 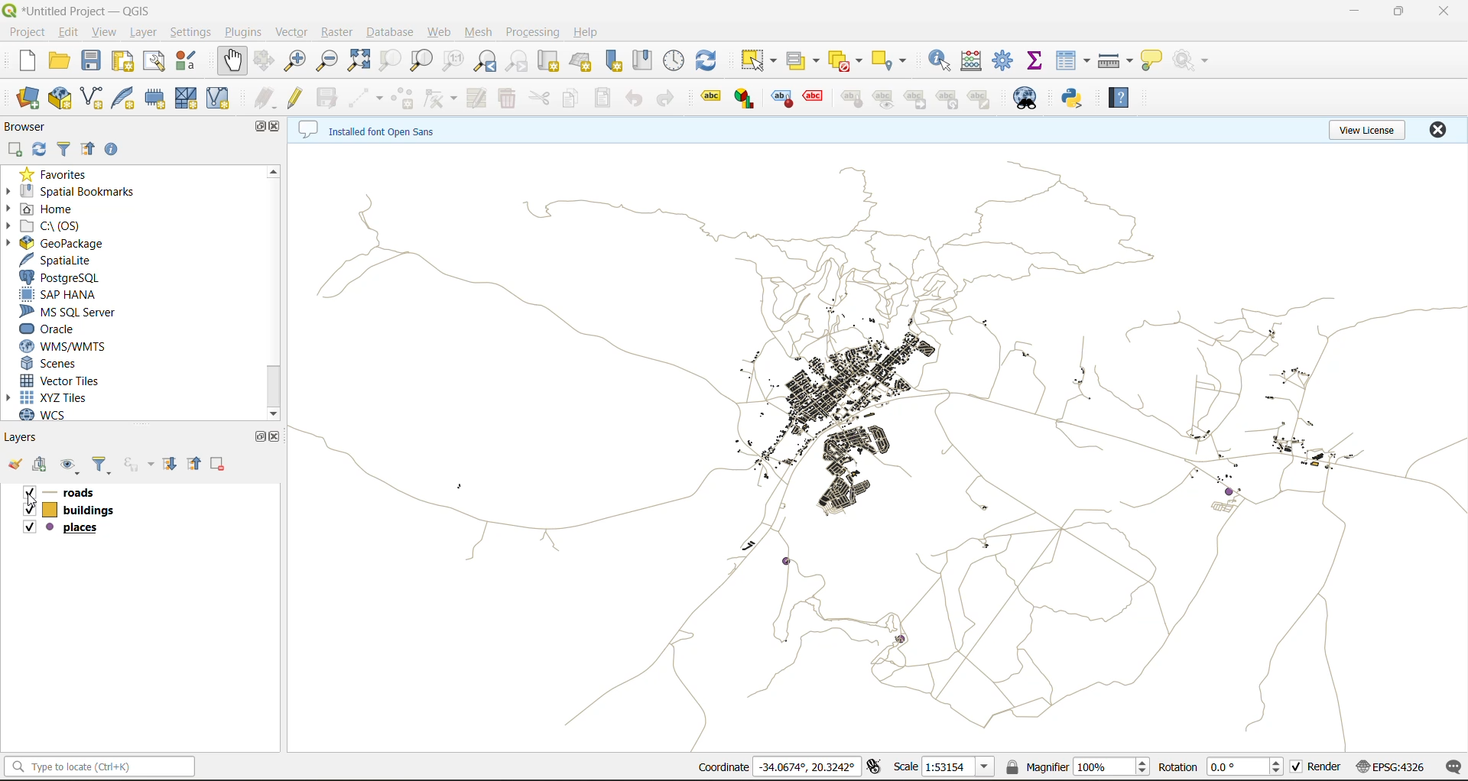 I want to click on delete, so click(x=508, y=99).